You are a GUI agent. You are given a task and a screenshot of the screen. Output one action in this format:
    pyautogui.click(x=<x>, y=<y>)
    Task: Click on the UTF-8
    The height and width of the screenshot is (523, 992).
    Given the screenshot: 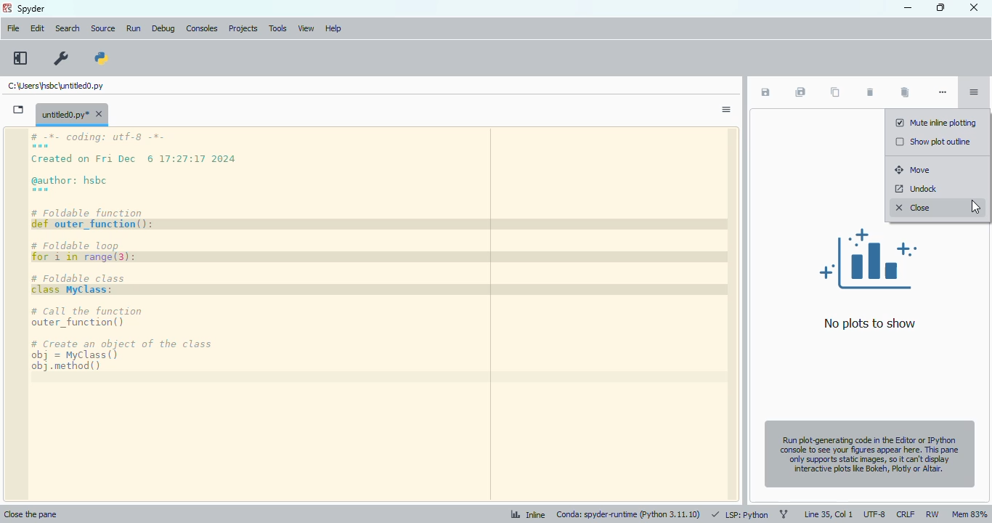 What is the action you would take?
    pyautogui.click(x=874, y=512)
    